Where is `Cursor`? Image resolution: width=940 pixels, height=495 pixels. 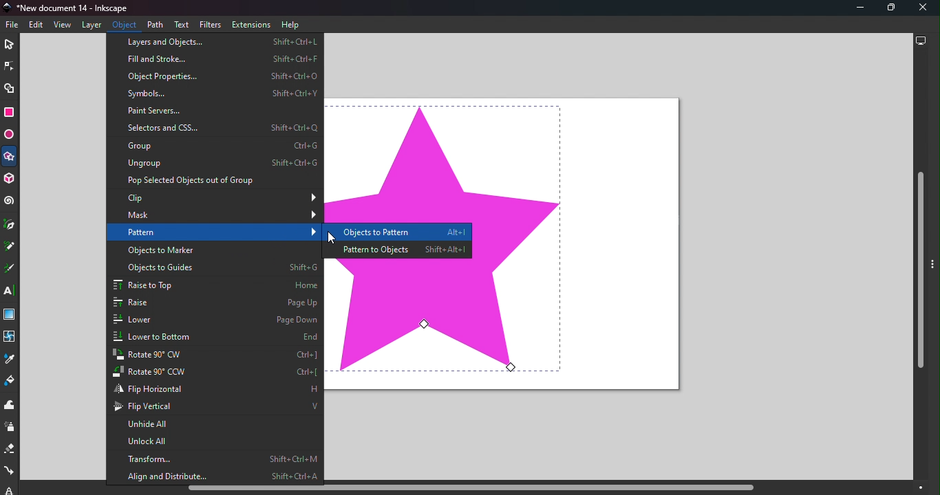 Cursor is located at coordinates (330, 241).